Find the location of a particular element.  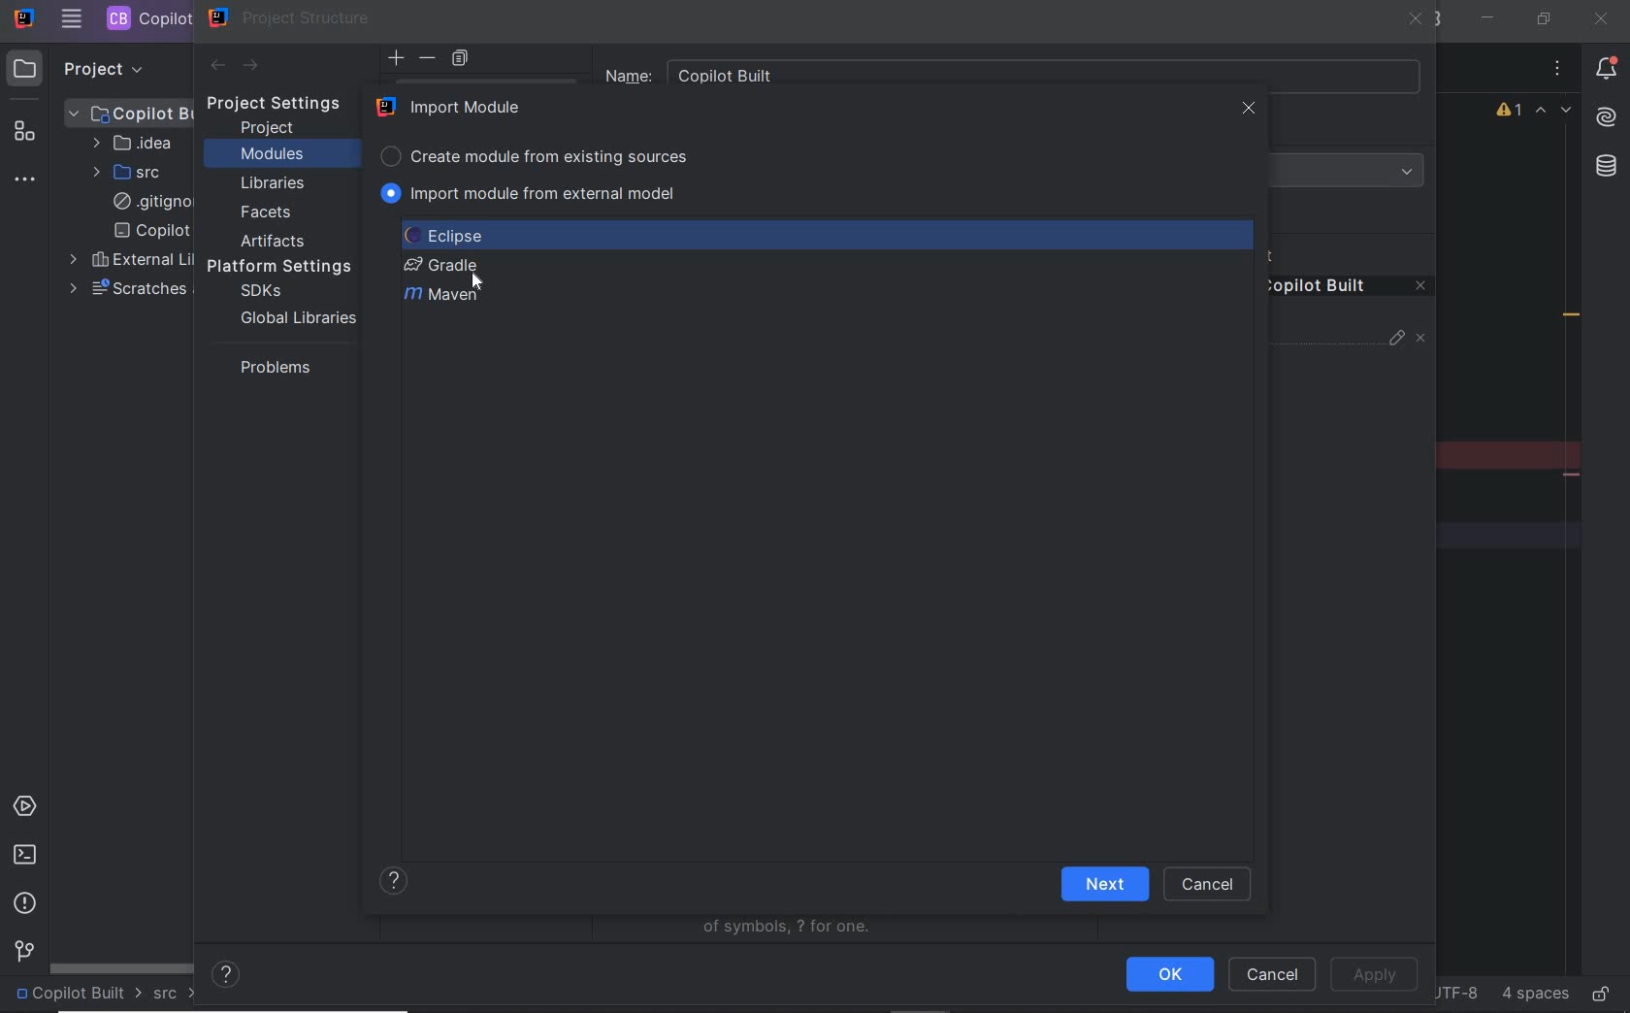

scratches and consoles is located at coordinates (127, 289).